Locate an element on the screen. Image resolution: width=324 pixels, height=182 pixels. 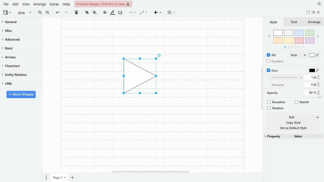
Shadow is located at coordinates (277, 108).